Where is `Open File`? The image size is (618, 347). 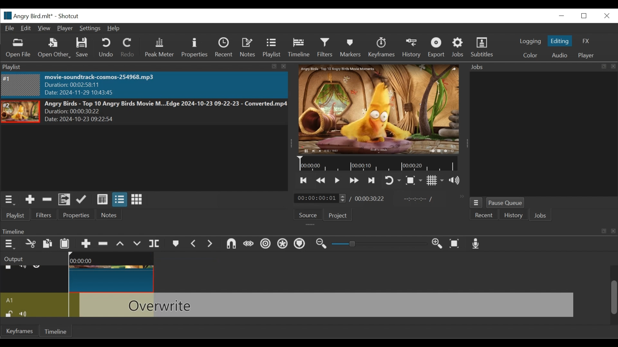 Open File is located at coordinates (17, 48).